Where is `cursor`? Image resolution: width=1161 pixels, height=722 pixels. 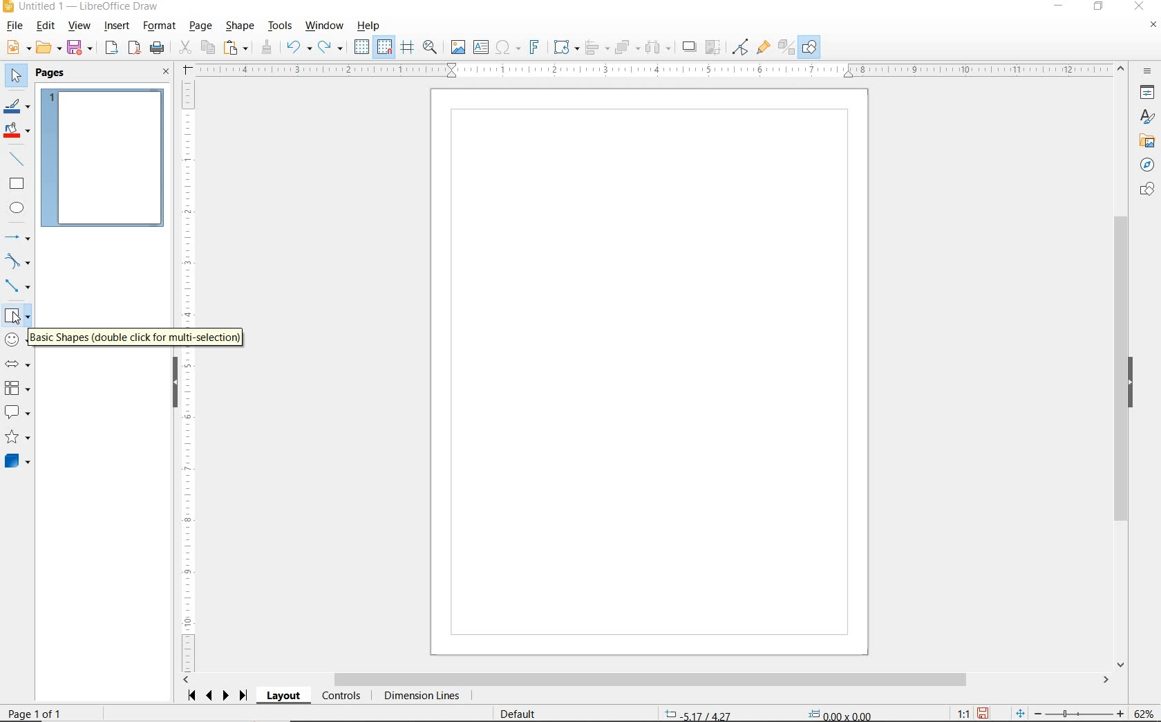
cursor is located at coordinates (17, 317).